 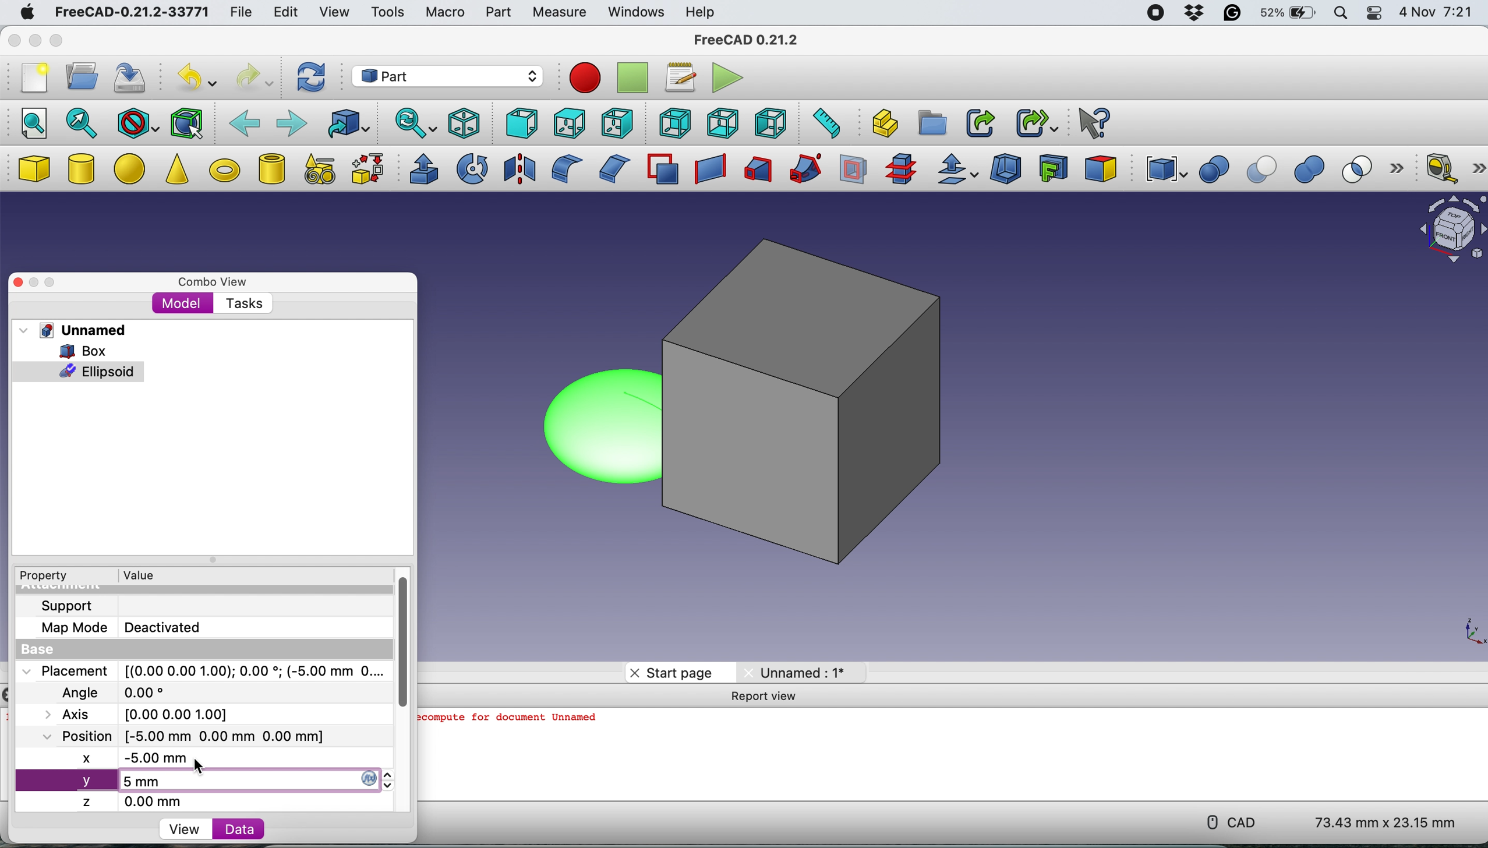 What do you see at coordinates (726, 79) in the screenshot?
I see `execute macros` at bounding box center [726, 79].